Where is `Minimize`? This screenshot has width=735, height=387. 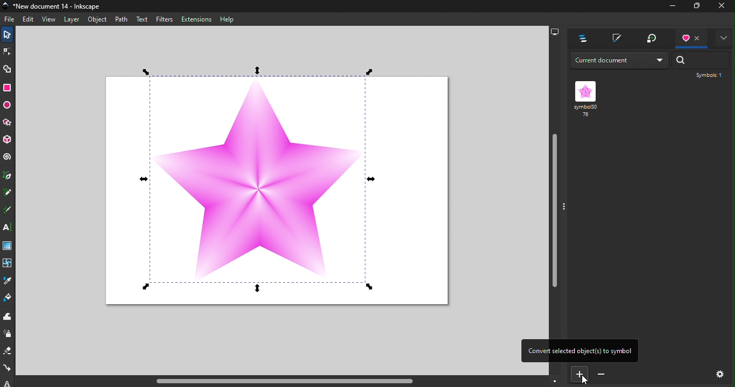
Minimize is located at coordinates (670, 8).